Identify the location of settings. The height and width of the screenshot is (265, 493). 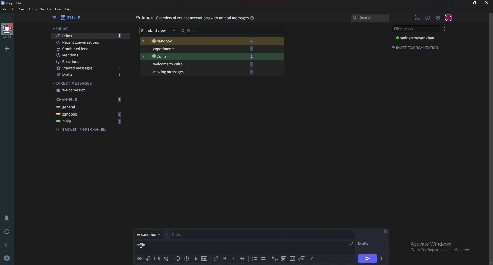
(7, 259).